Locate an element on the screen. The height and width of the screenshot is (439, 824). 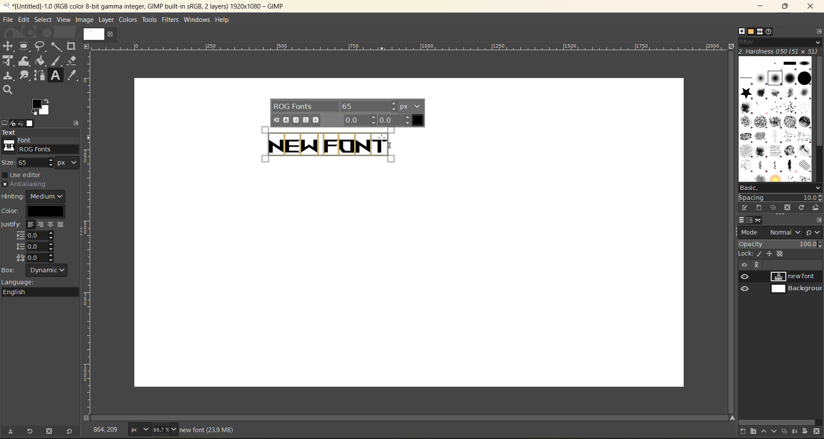
patterns is located at coordinates (751, 31).